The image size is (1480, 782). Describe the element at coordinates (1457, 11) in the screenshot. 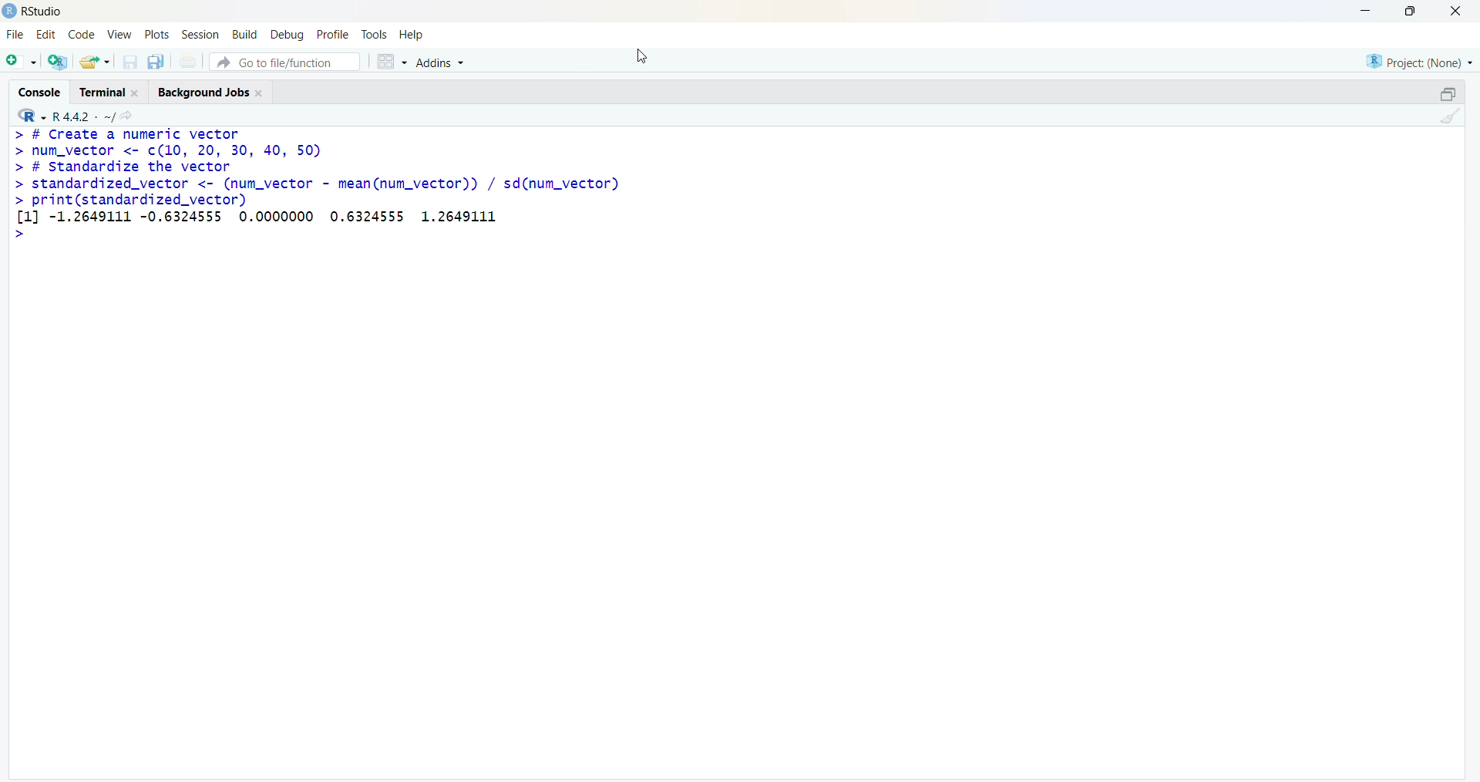

I see `close` at that location.